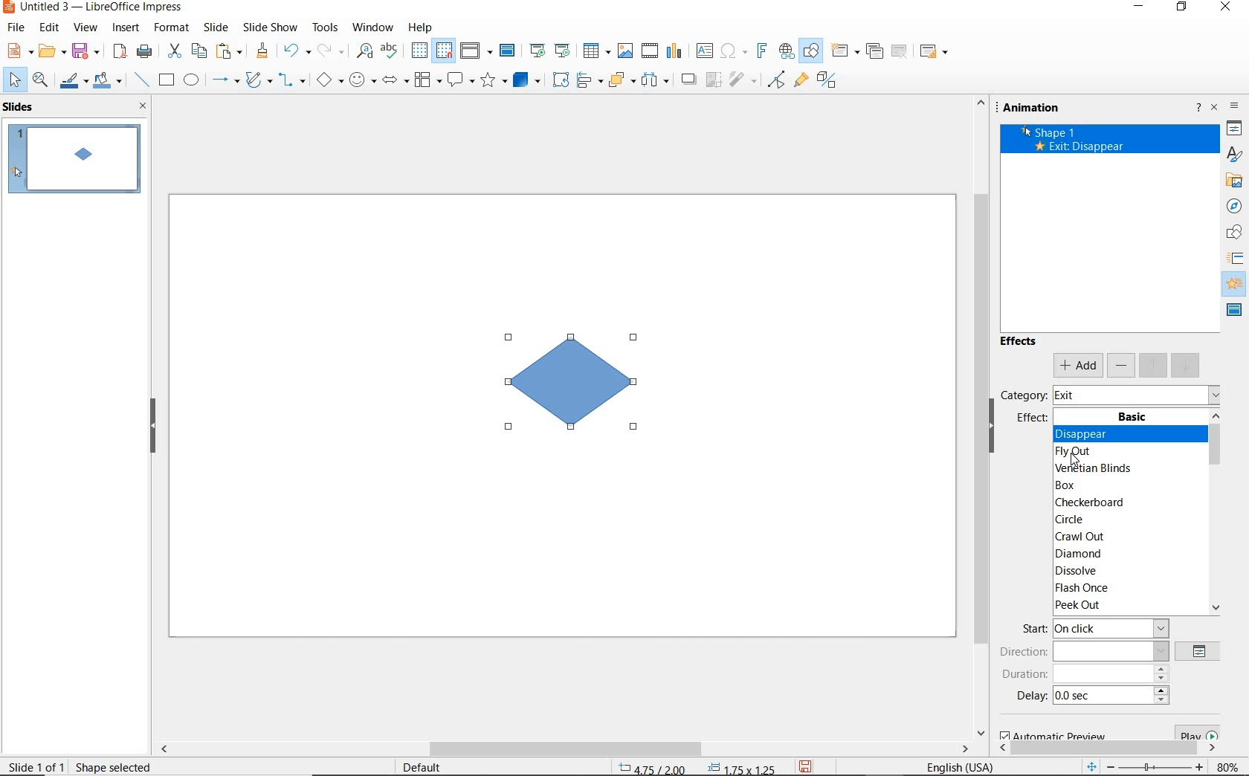 This screenshot has height=776, width=1249. What do you see at coordinates (1230, 182) in the screenshot?
I see `gallery` at bounding box center [1230, 182].